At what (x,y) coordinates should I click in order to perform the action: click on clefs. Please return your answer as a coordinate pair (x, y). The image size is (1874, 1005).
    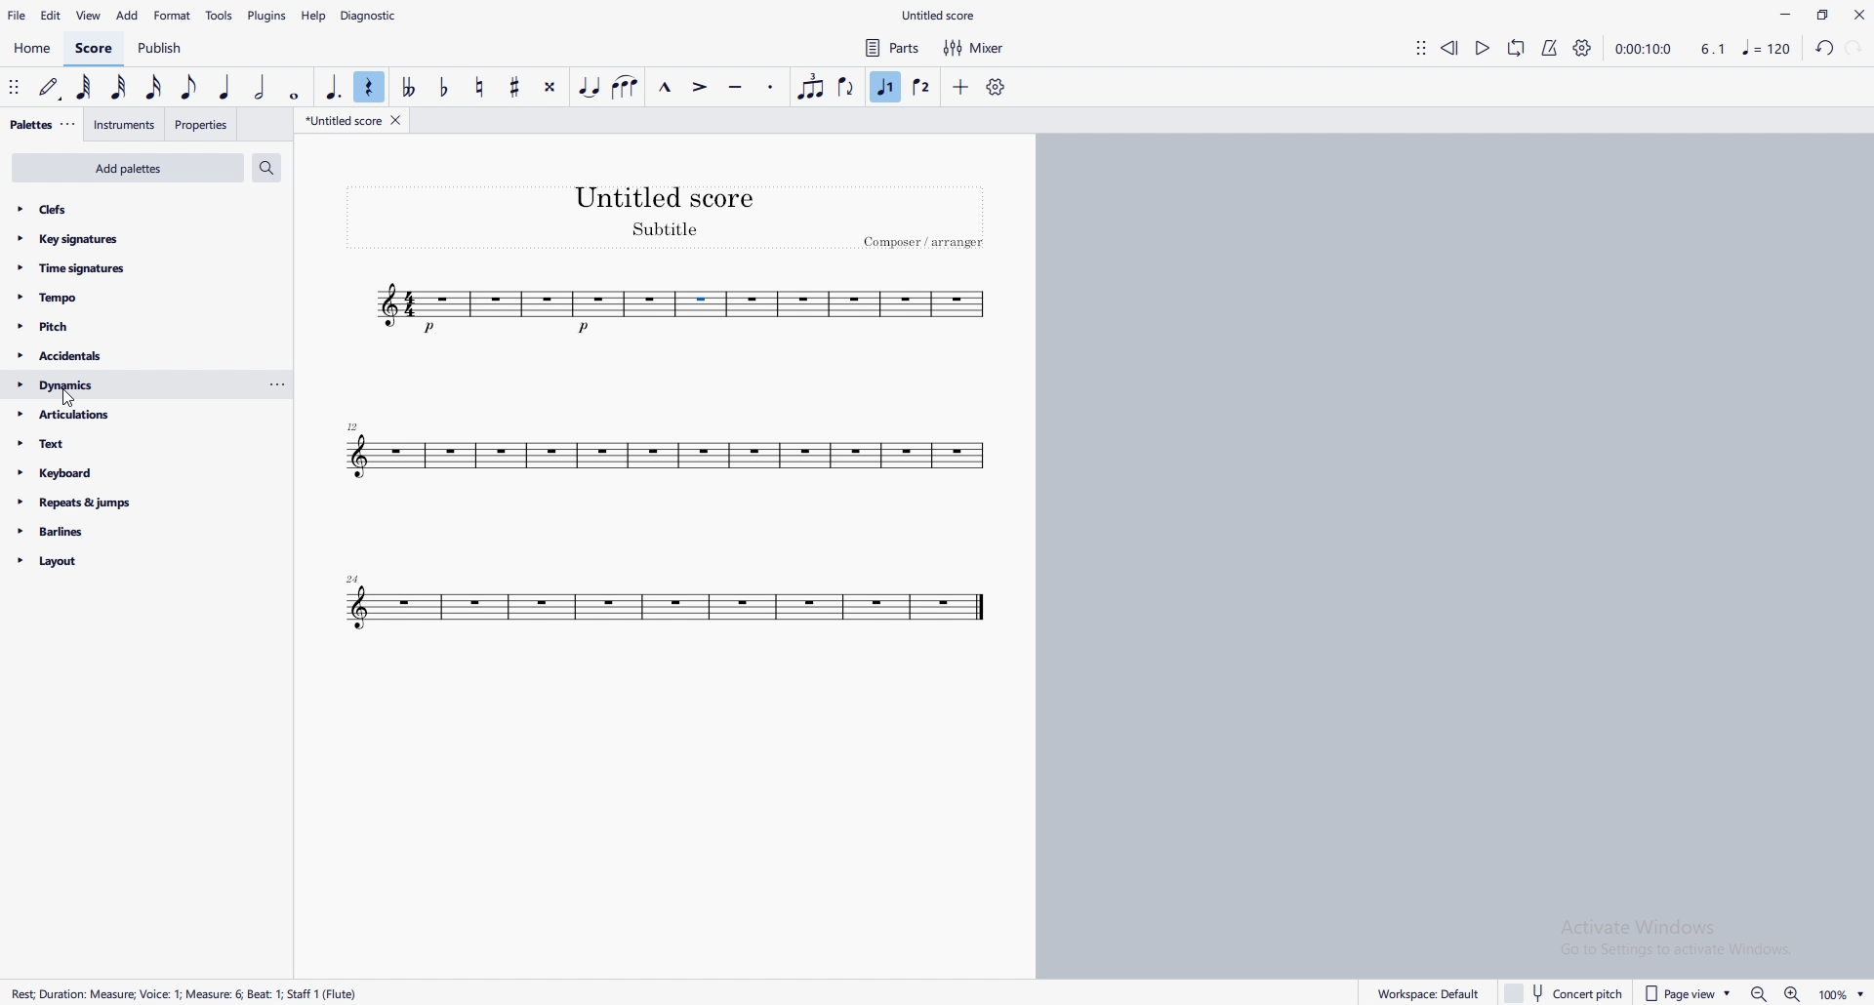
    Looking at the image, I should click on (127, 209).